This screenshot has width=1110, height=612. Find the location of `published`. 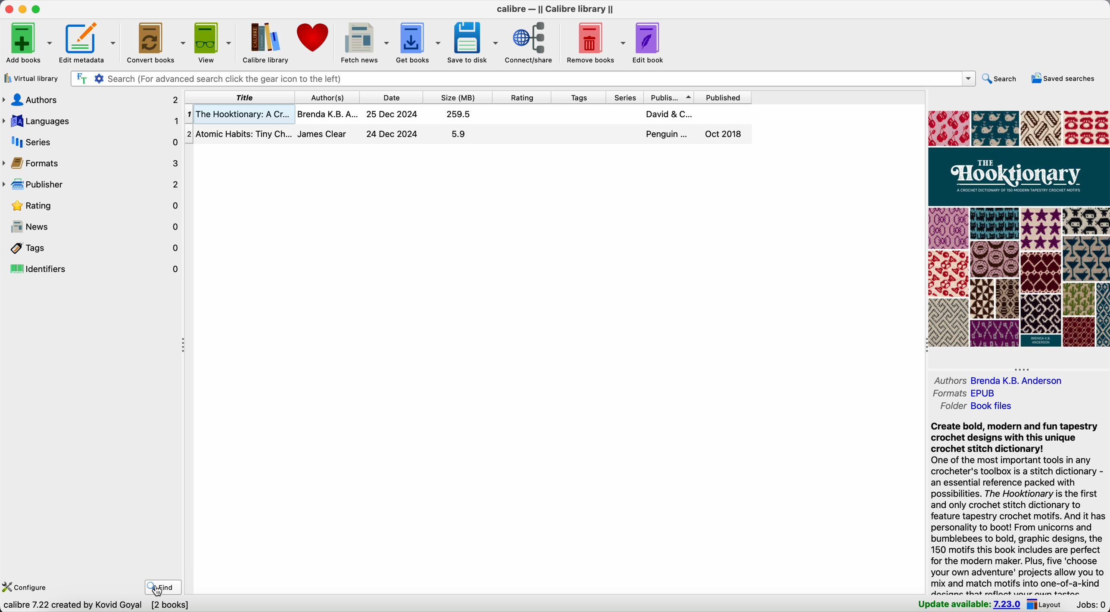

published is located at coordinates (723, 97).